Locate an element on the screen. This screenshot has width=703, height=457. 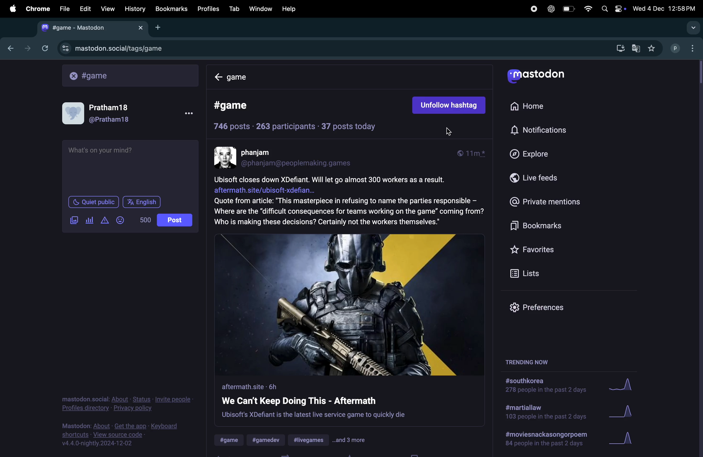
trending now is located at coordinates (526, 361).